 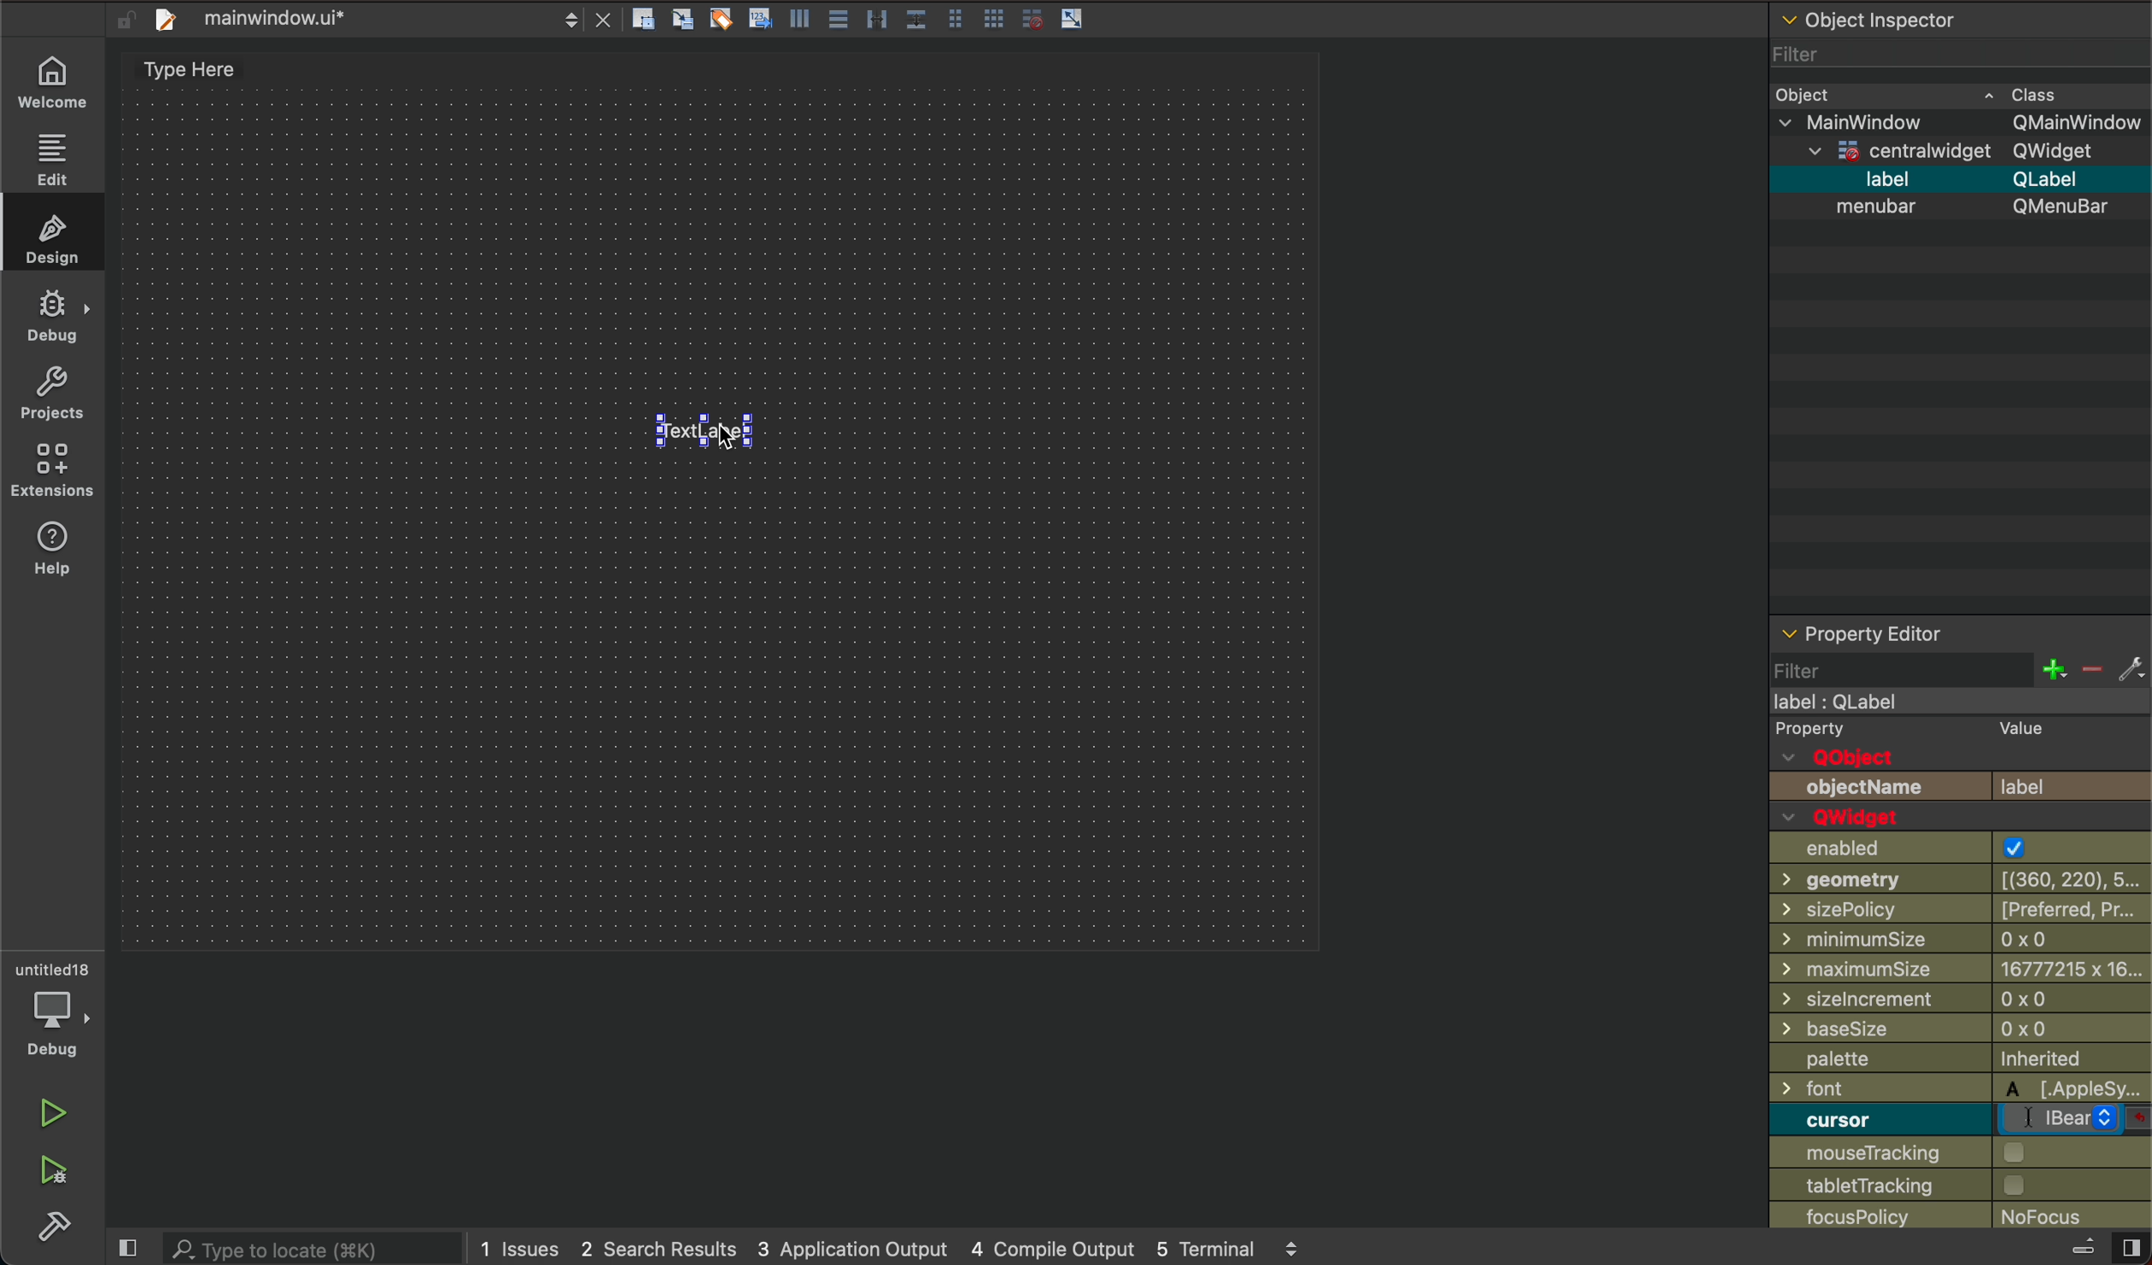 I want to click on label : Qlabel, so click(x=1837, y=703).